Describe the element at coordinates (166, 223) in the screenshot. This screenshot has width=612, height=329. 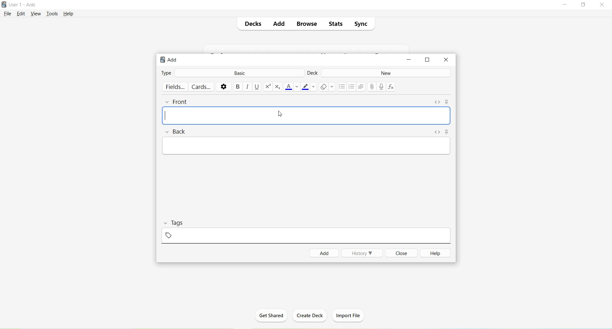
I see `Collapse` at that location.